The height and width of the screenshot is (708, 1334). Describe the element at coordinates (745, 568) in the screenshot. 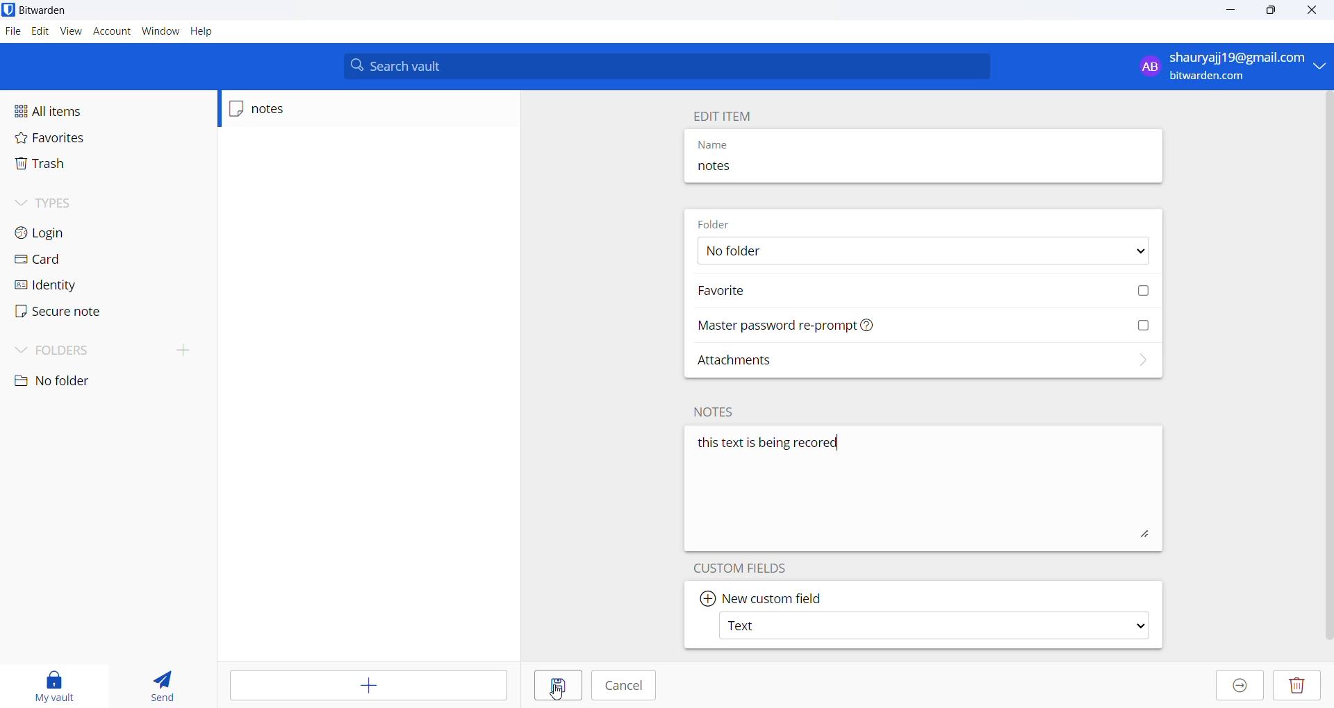

I see `custom fields` at that location.